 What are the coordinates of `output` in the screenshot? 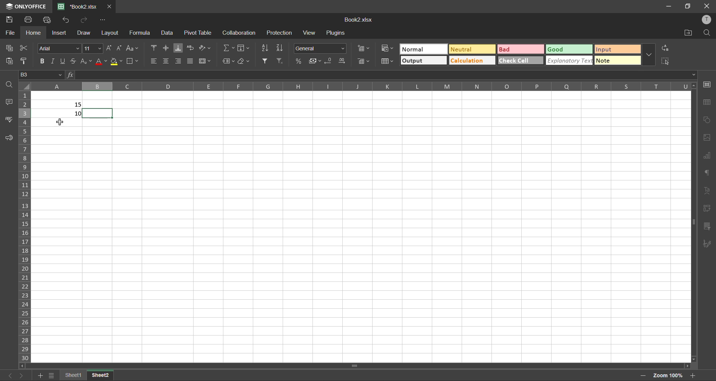 It's located at (424, 60).